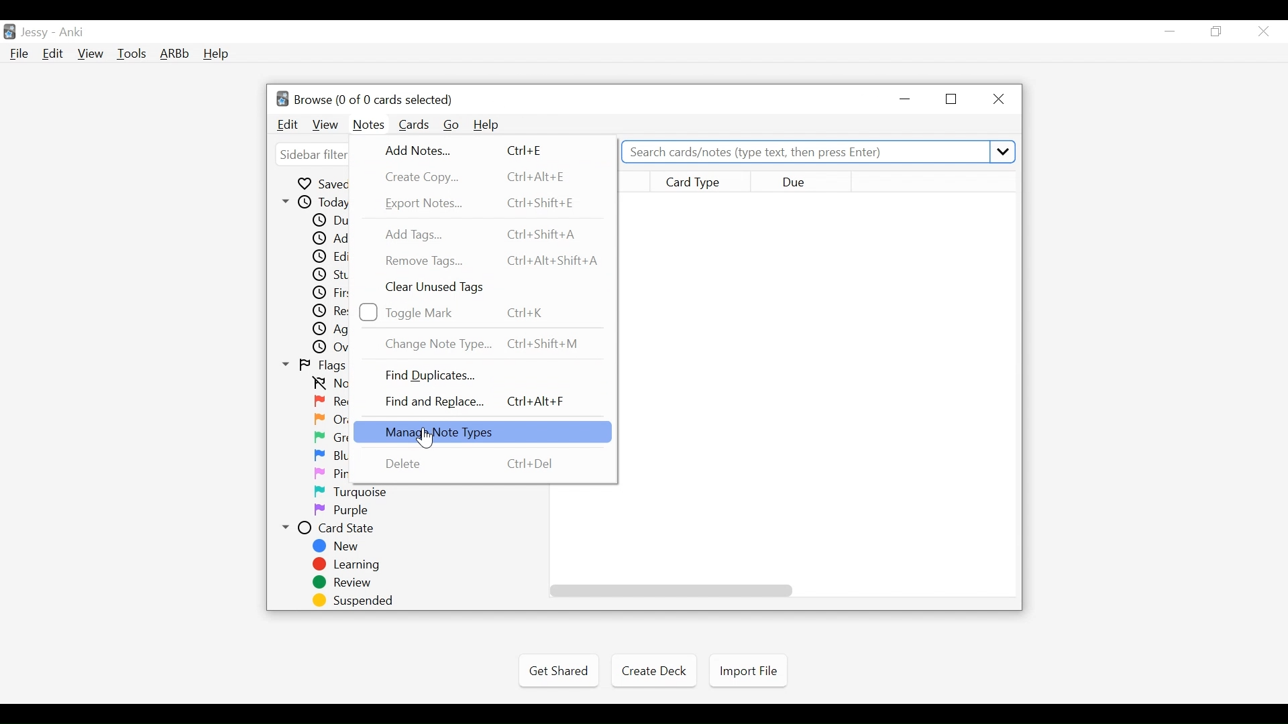  What do you see at coordinates (486, 125) in the screenshot?
I see `Help` at bounding box center [486, 125].